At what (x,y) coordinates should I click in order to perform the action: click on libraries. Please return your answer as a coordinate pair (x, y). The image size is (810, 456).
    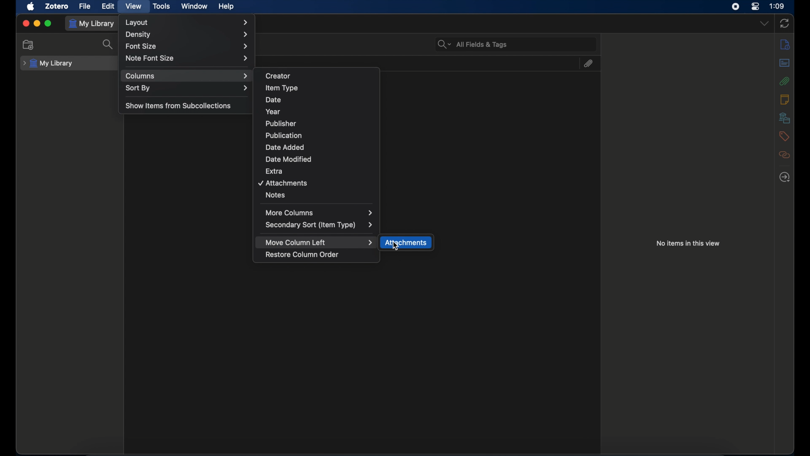
    Looking at the image, I should click on (785, 118).